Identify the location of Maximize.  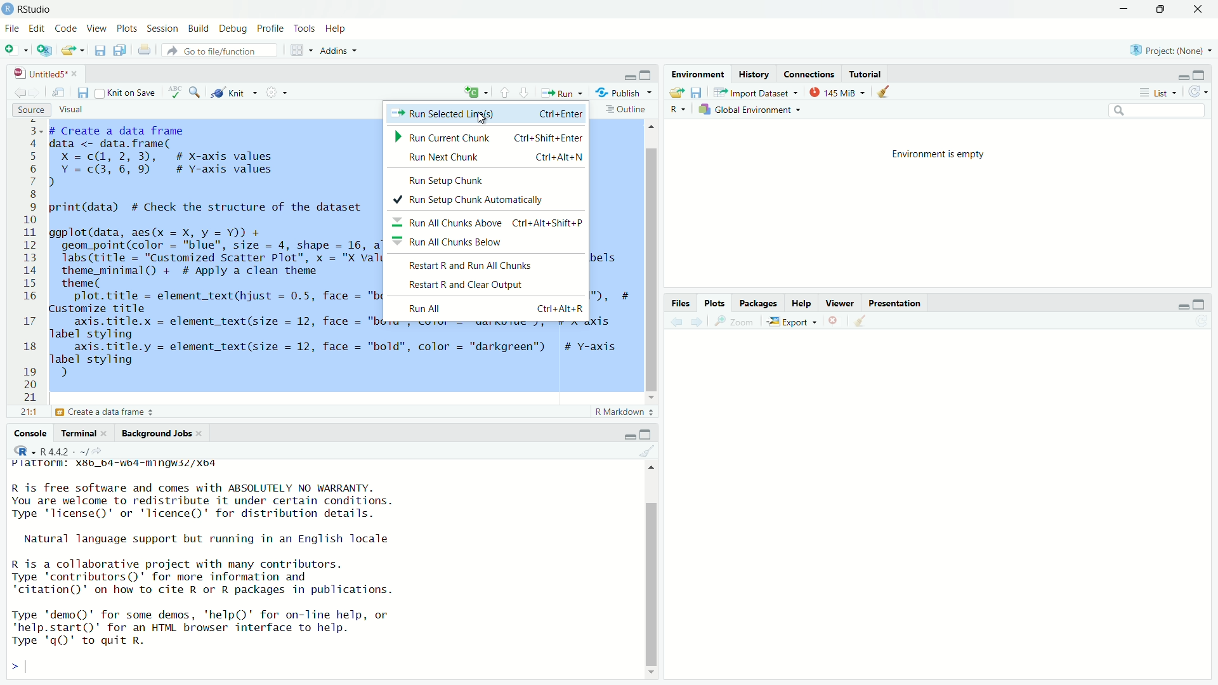
(646, 75).